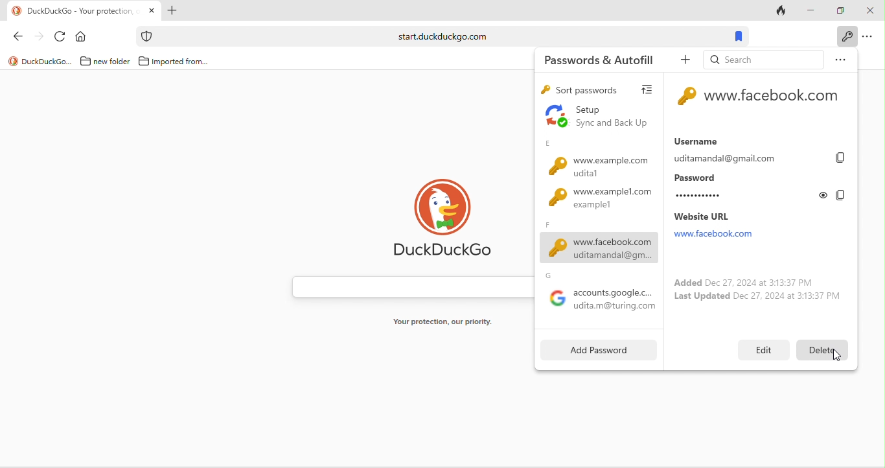  What do you see at coordinates (597, 243) in the screenshot?
I see `www.facebook.com` at bounding box center [597, 243].